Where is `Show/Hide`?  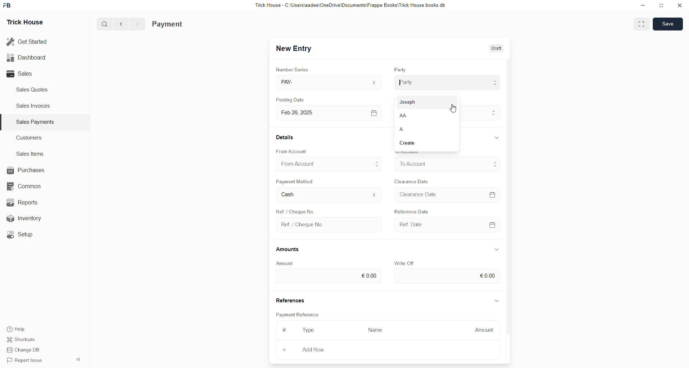 Show/Hide is located at coordinates (497, 137).